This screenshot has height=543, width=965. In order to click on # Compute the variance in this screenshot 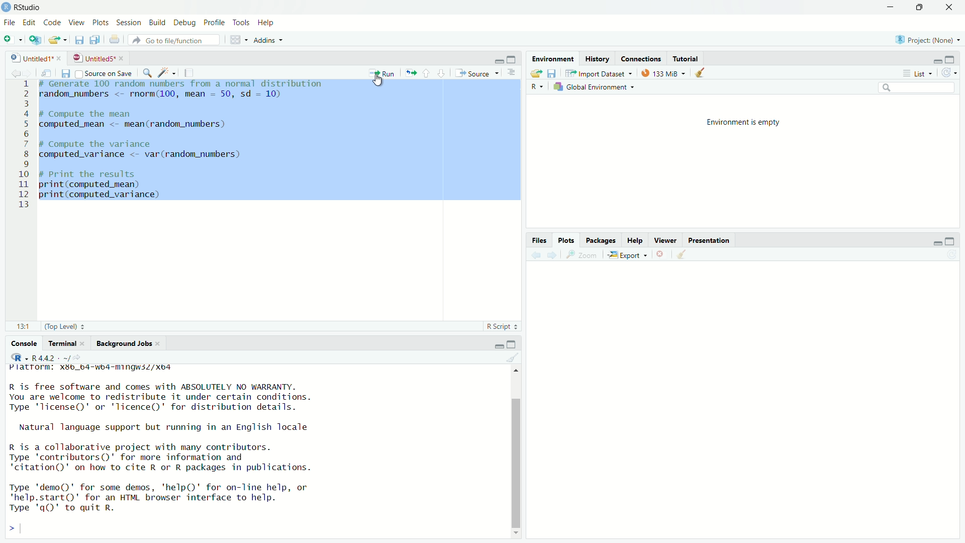, I will do `click(110, 143)`.